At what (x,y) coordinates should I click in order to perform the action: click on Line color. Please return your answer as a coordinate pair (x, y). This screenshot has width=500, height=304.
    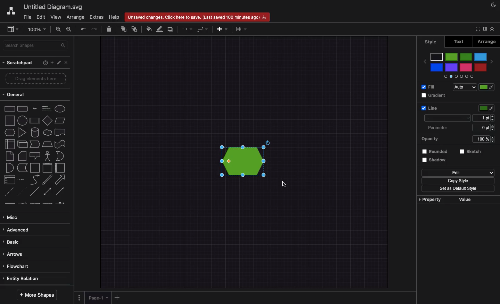
    Looking at the image, I should click on (160, 29).